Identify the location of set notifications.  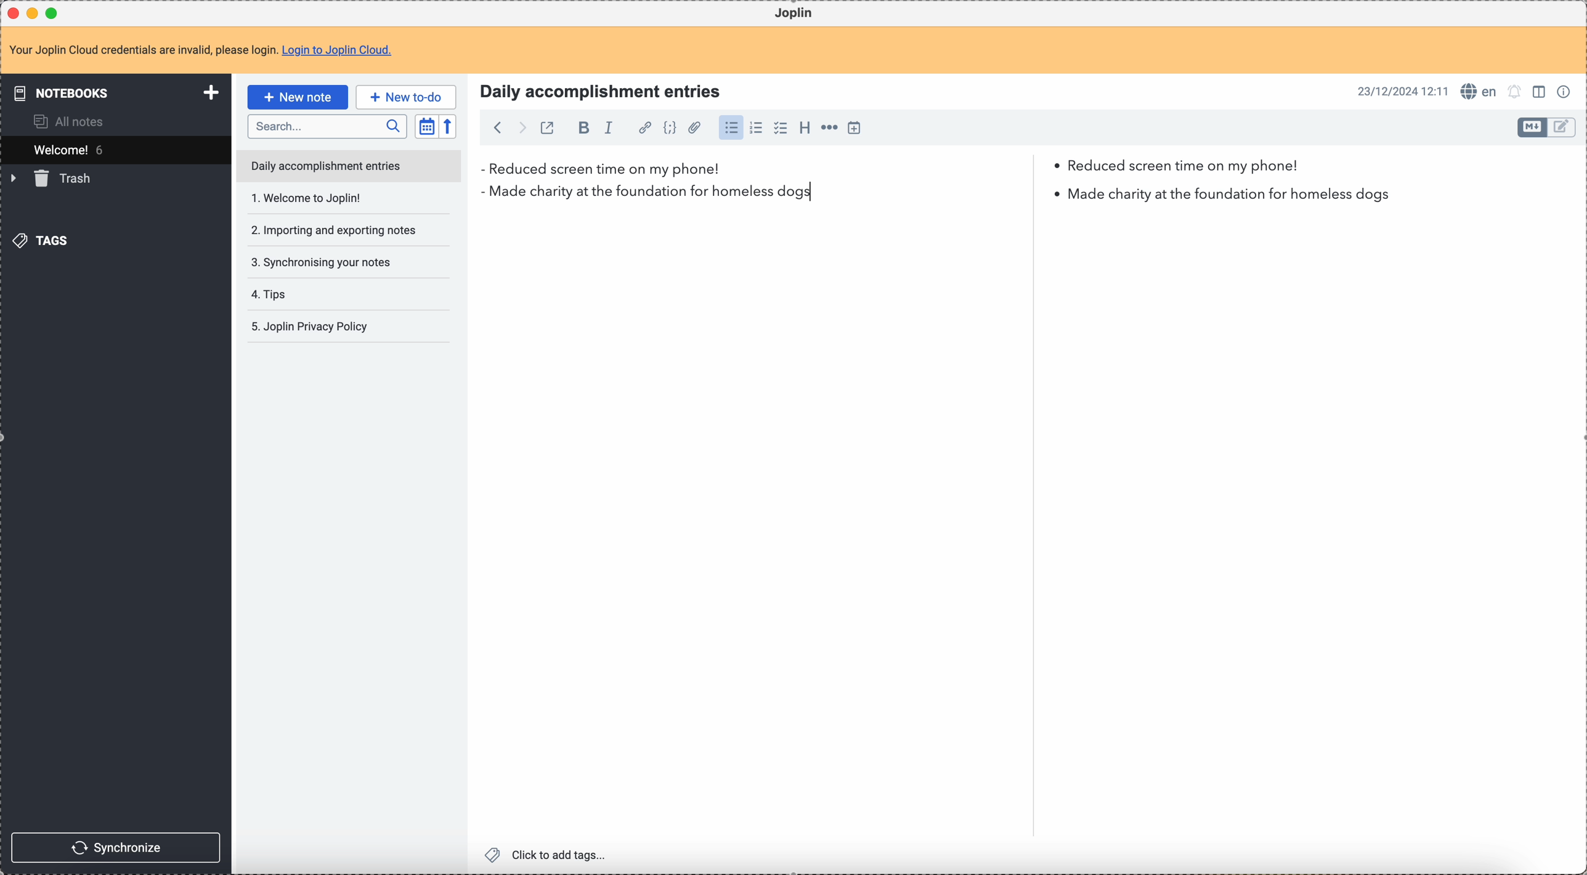
(1516, 92).